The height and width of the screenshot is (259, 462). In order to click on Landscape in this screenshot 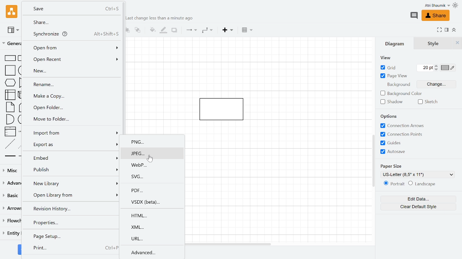, I will do `click(426, 183)`.